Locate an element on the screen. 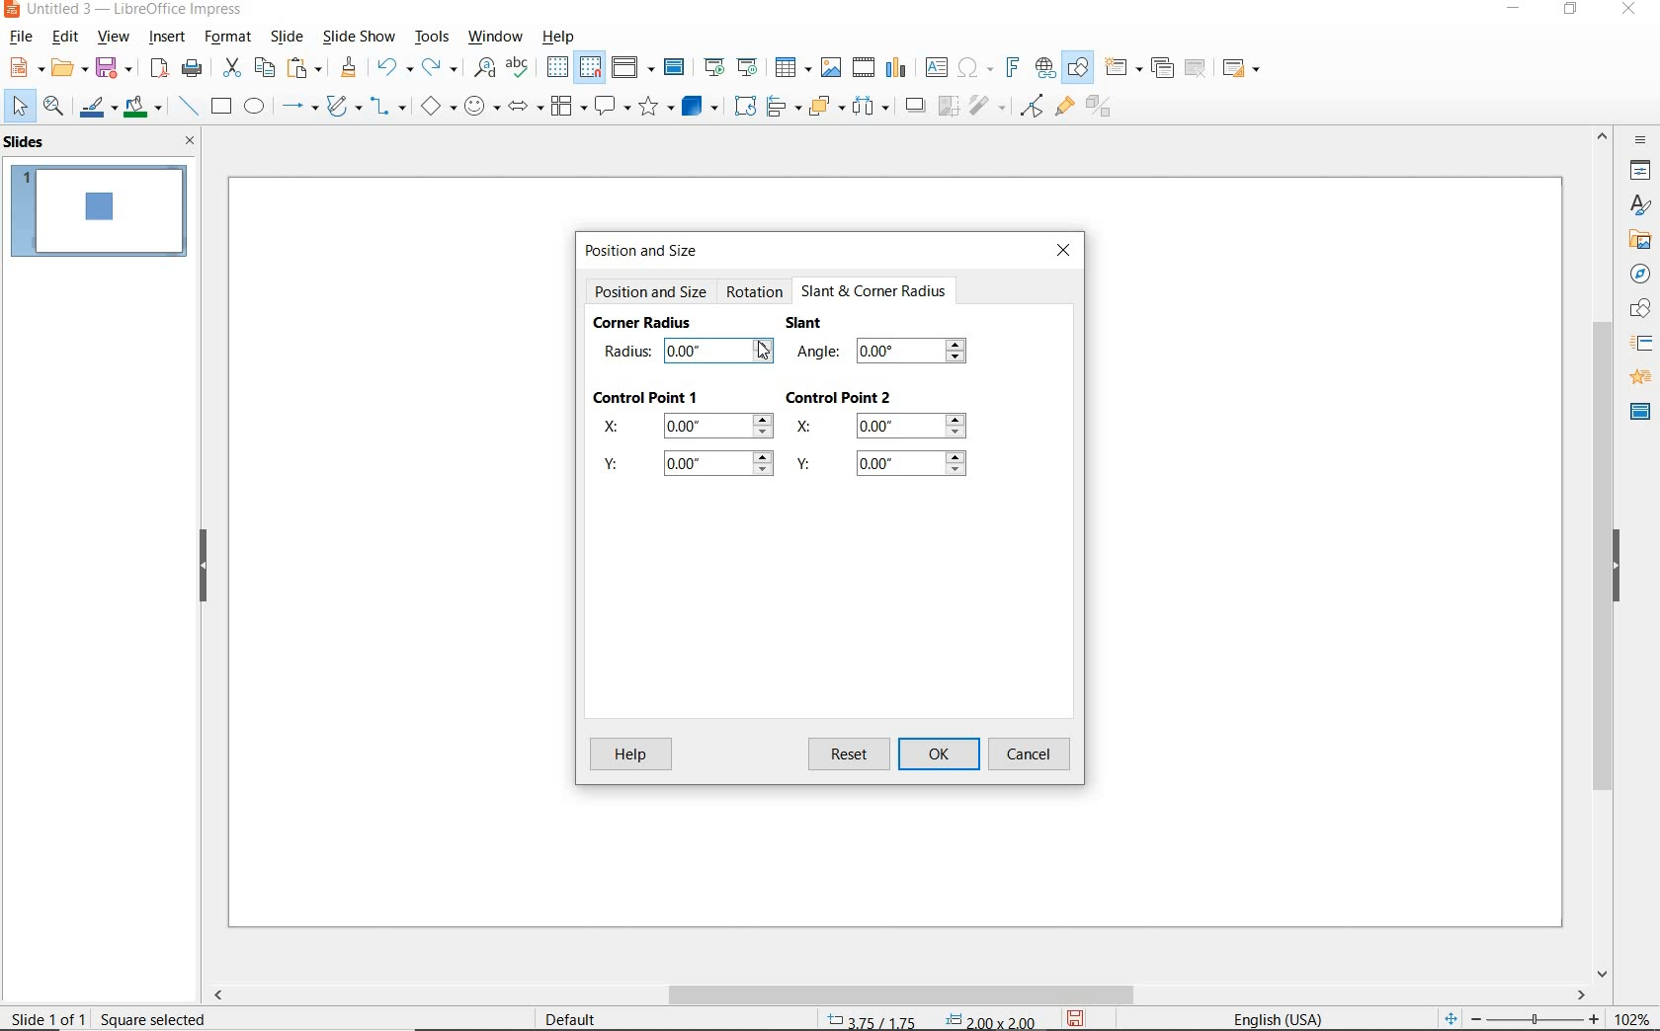  sheet 1 of 1 is located at coordinates (49, 1017).